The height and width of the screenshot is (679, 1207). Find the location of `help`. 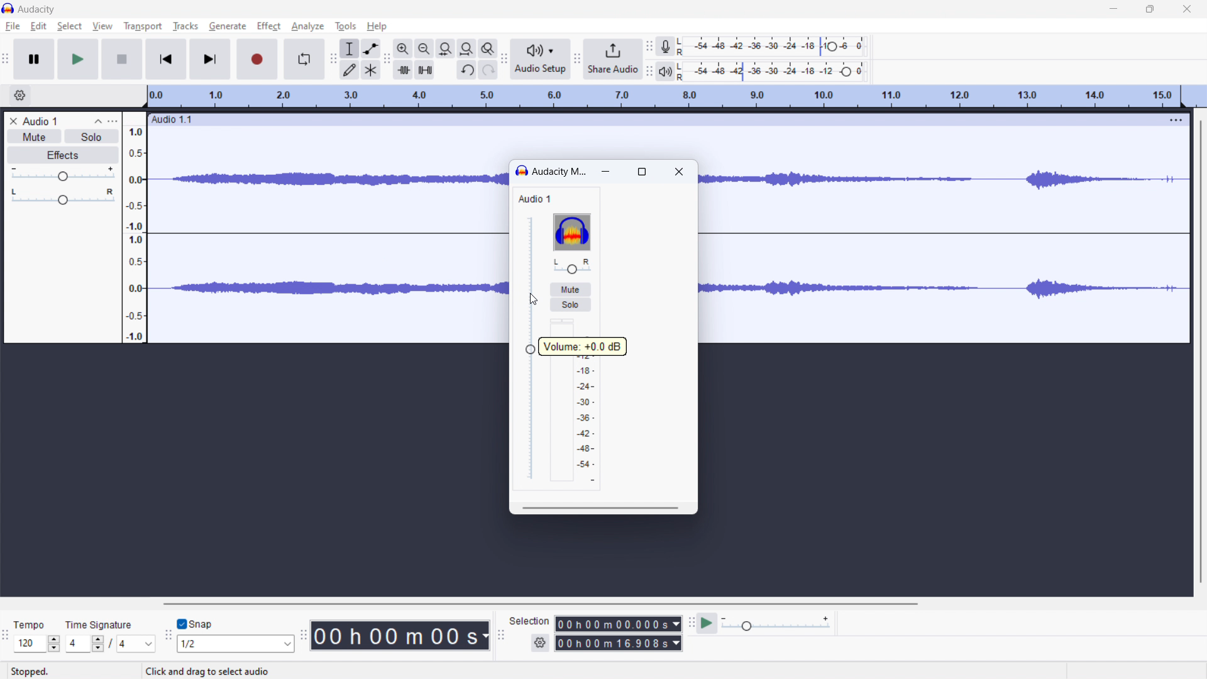

help is located at coordinates (377, 27).